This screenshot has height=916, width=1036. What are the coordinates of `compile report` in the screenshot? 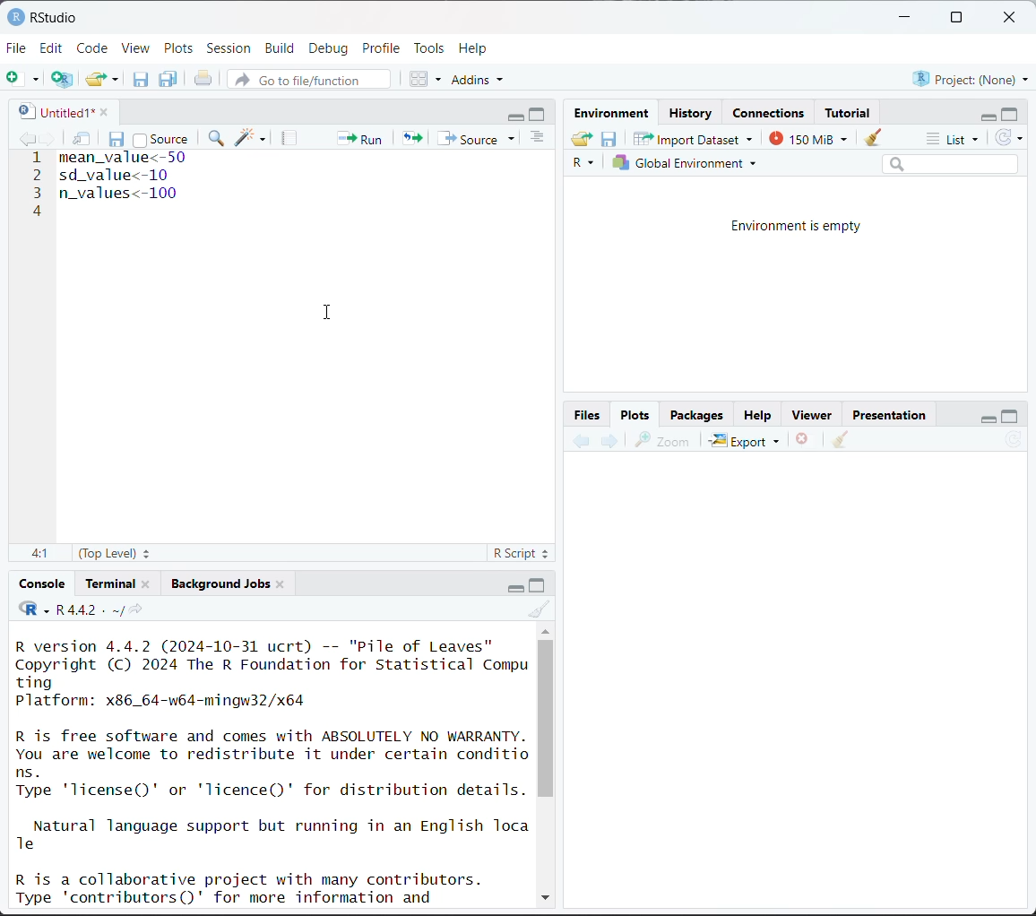 It's located at (291, 138).